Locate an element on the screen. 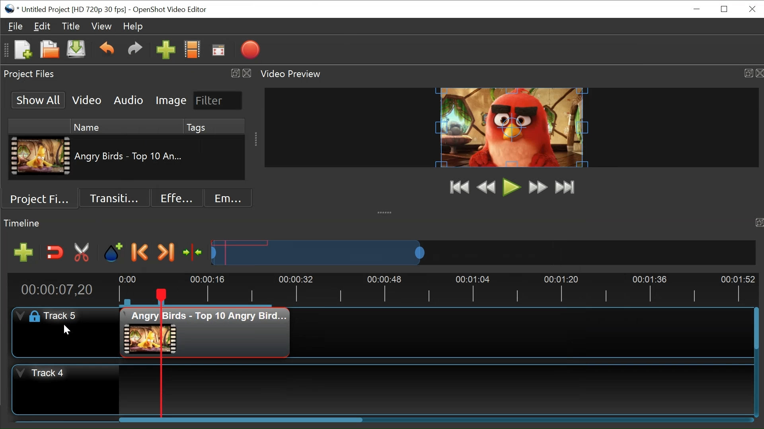 This screenshot has height=429, width=764. Emoji is located at coordinates (228, 197).